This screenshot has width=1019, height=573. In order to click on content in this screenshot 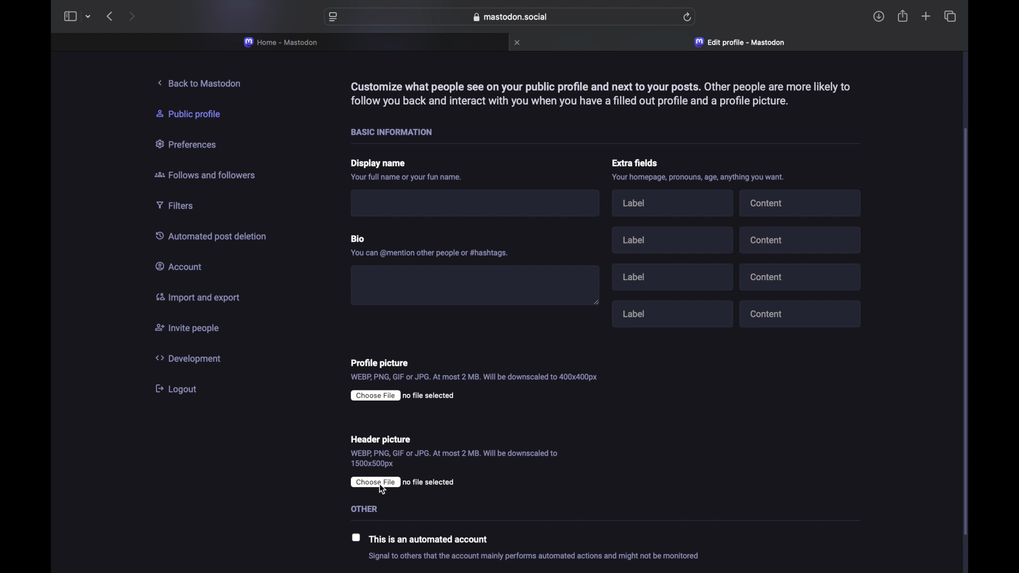, I will do `click(804, 277)`.